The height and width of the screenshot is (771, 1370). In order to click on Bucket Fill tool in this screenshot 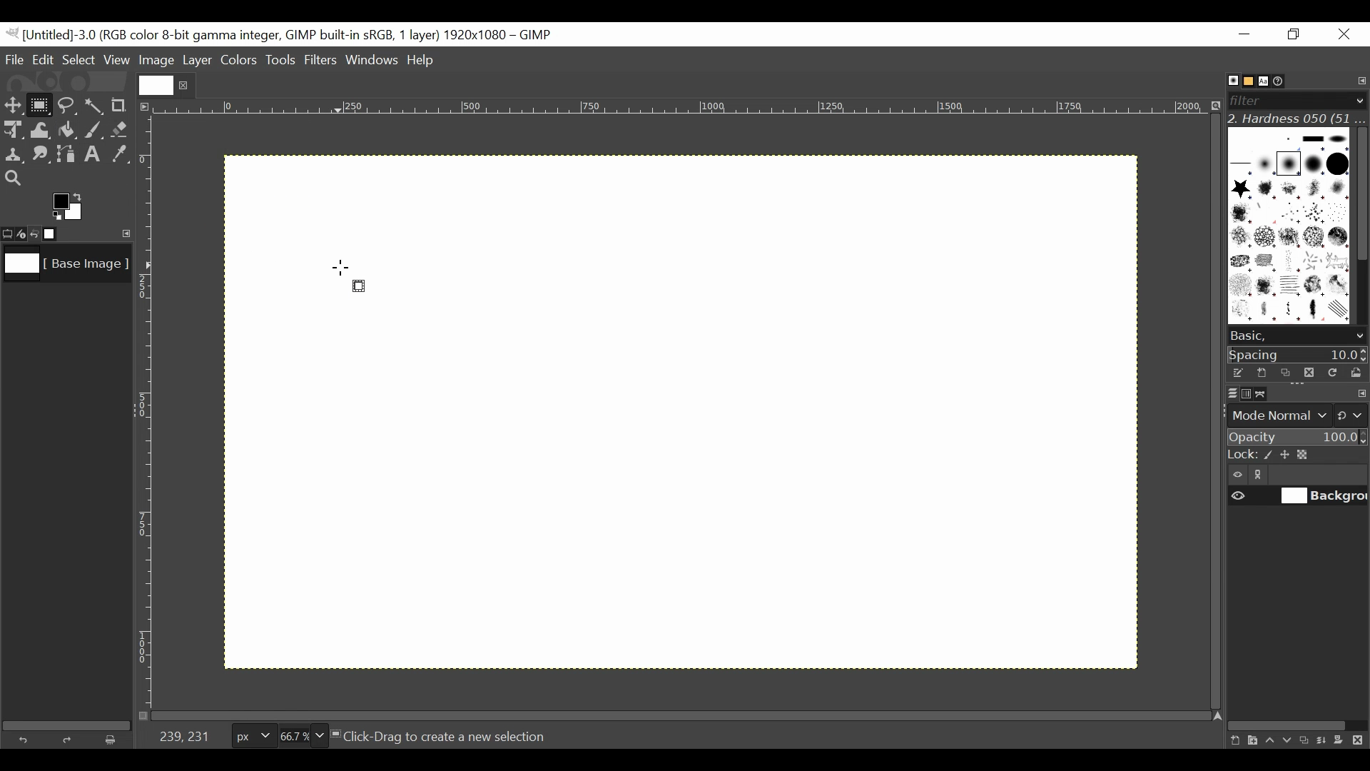, I will do `click(67, 131)`.